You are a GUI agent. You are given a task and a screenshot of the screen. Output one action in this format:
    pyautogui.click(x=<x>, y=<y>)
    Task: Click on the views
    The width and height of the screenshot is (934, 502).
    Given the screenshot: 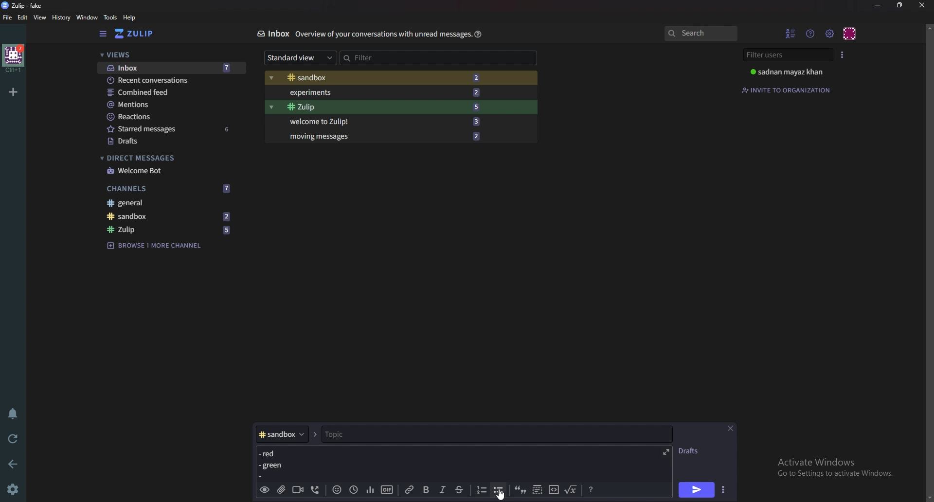 What is the action you would take?
    pyautogui.click(x=171, y=55)
    